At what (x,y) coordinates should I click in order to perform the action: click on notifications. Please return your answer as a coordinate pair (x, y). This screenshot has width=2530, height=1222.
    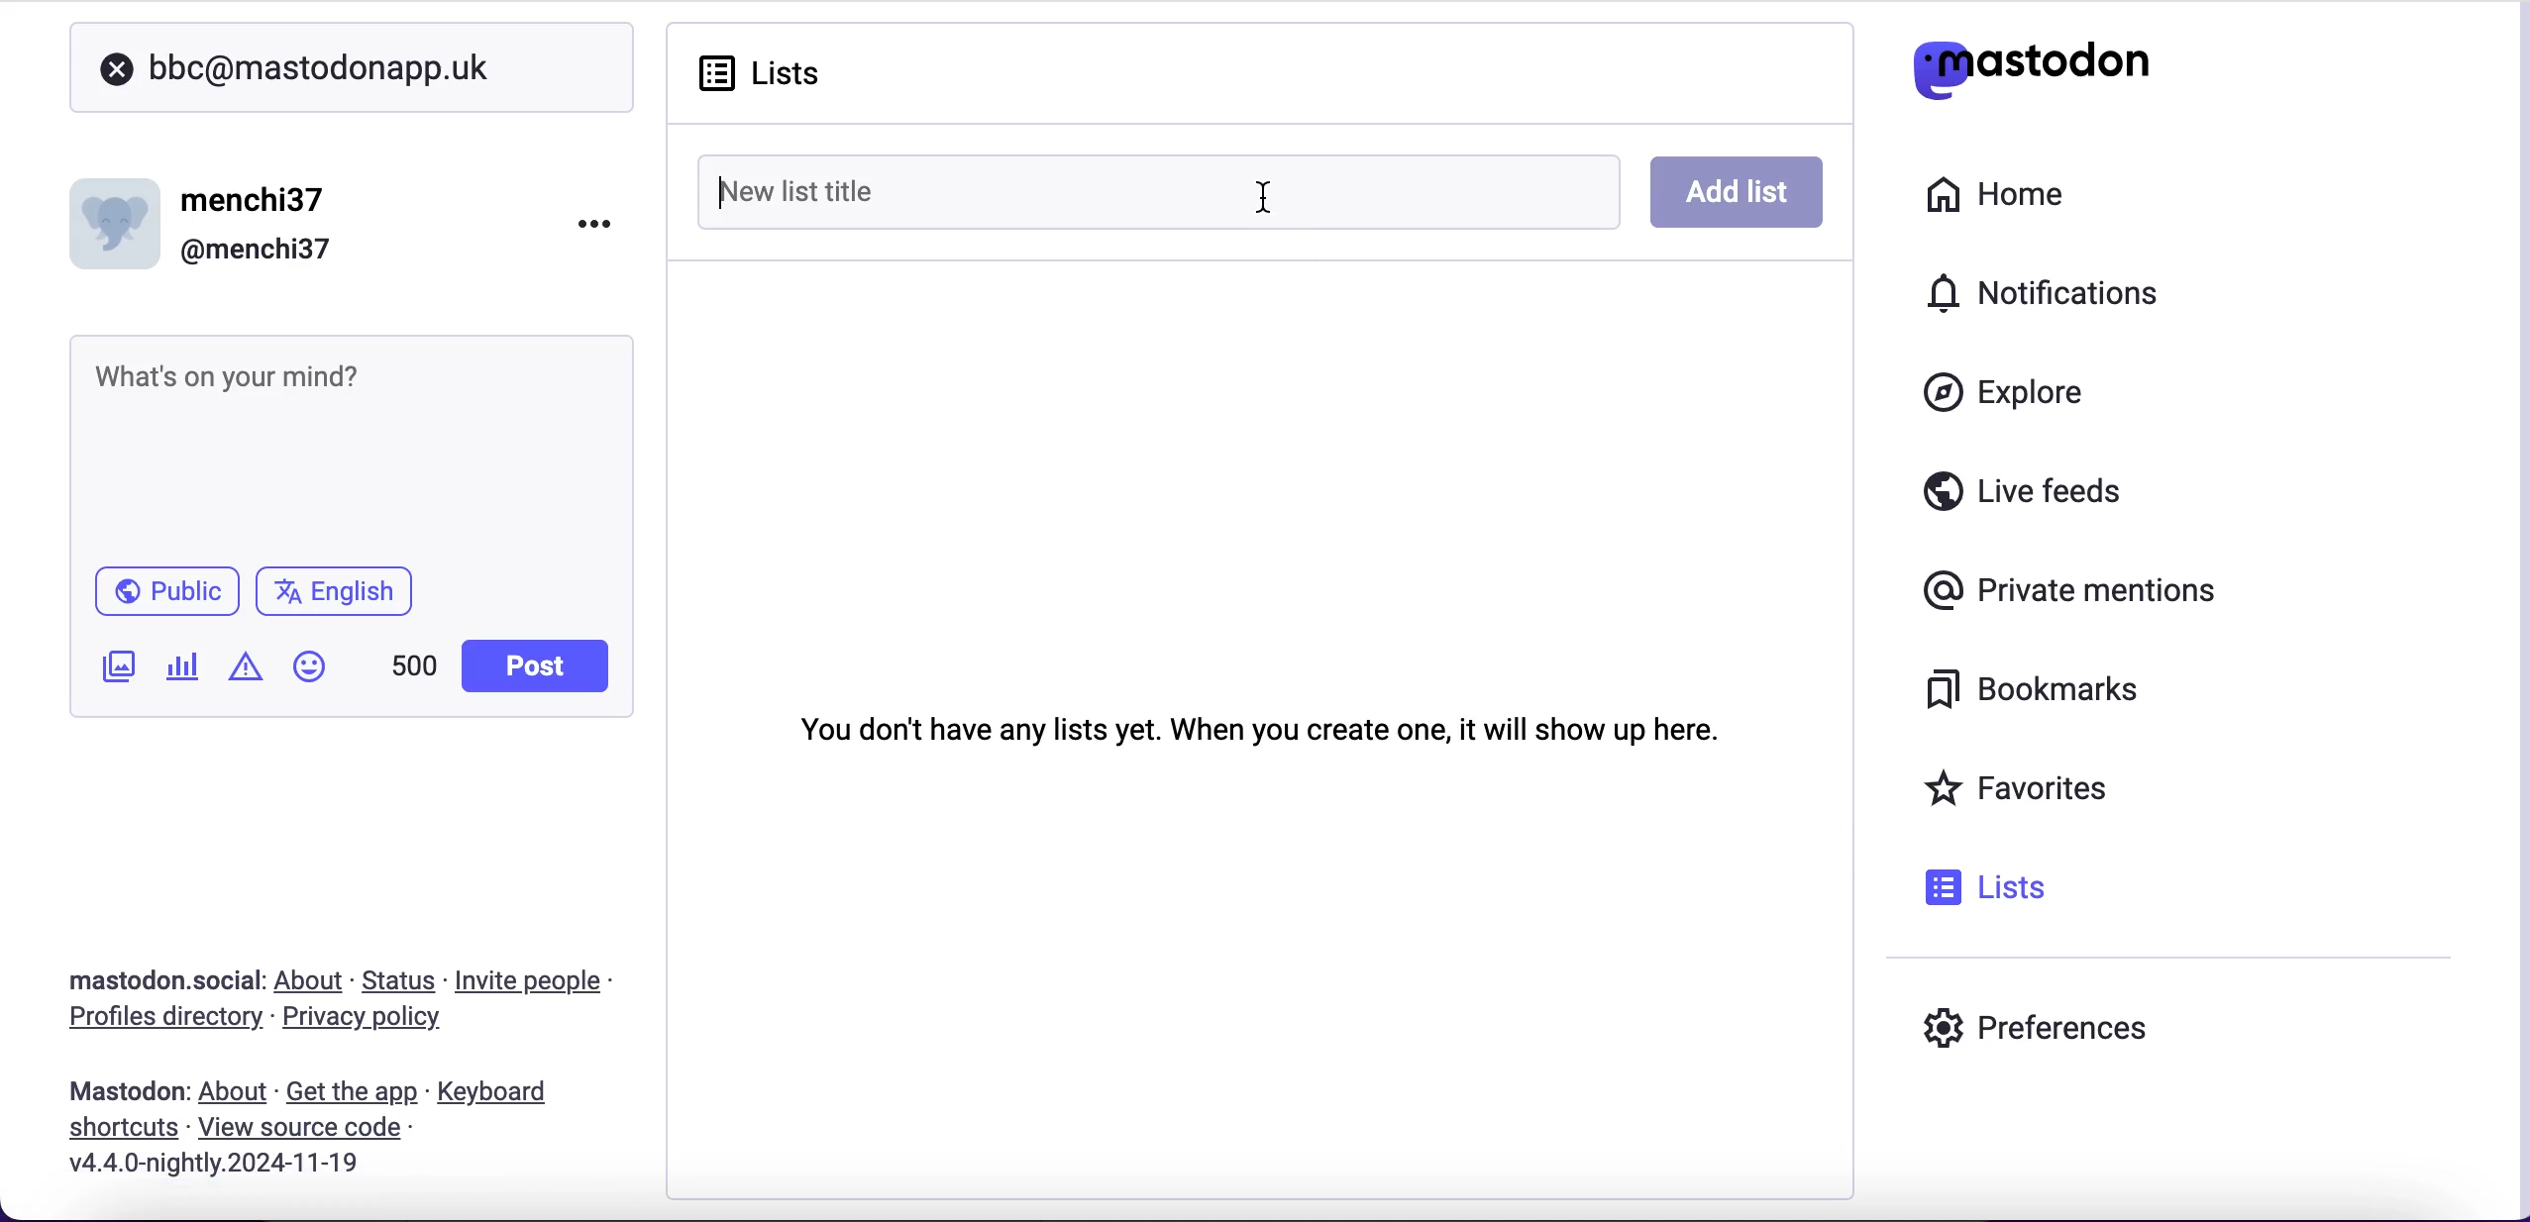
    Looking at the image, I should click on (2032, 290).